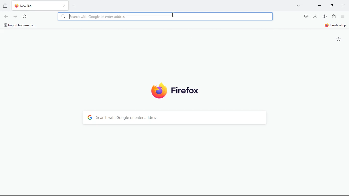  I want to click on refresh, so click(26, 16).